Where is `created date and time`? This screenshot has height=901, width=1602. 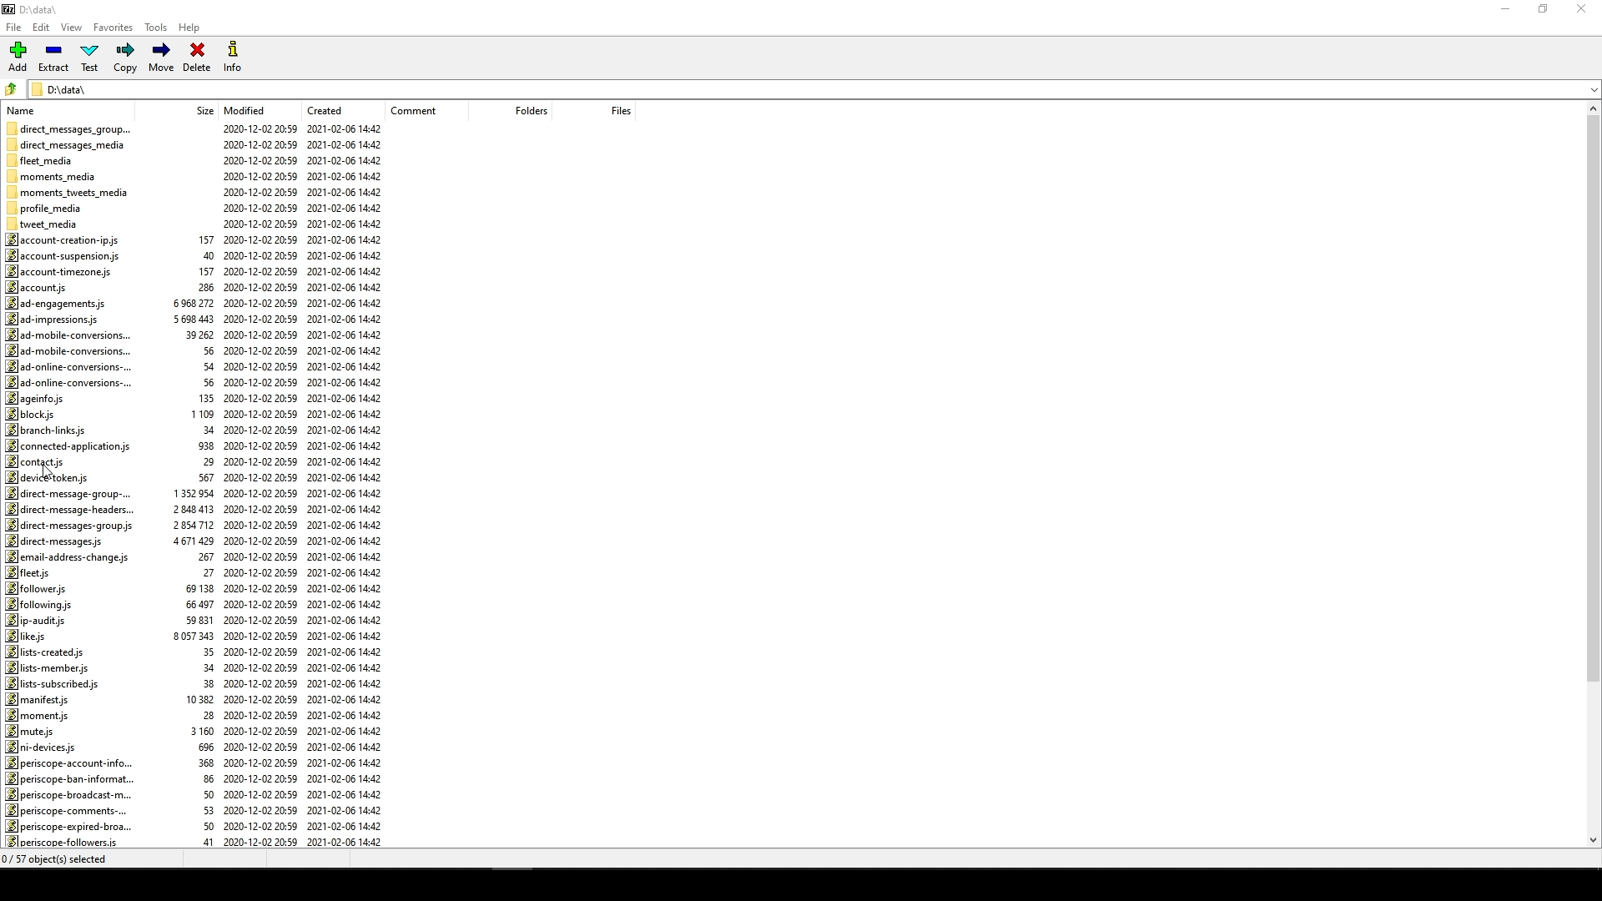 created date and time is located at coordinates (348, 486).